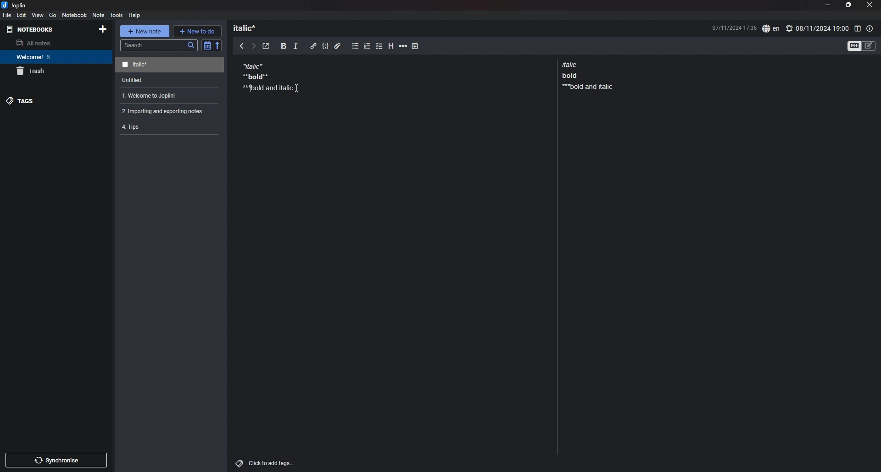  Describe the element at coordinates (218, 45) in the screenshot. I see `reverse sort order` at that location.